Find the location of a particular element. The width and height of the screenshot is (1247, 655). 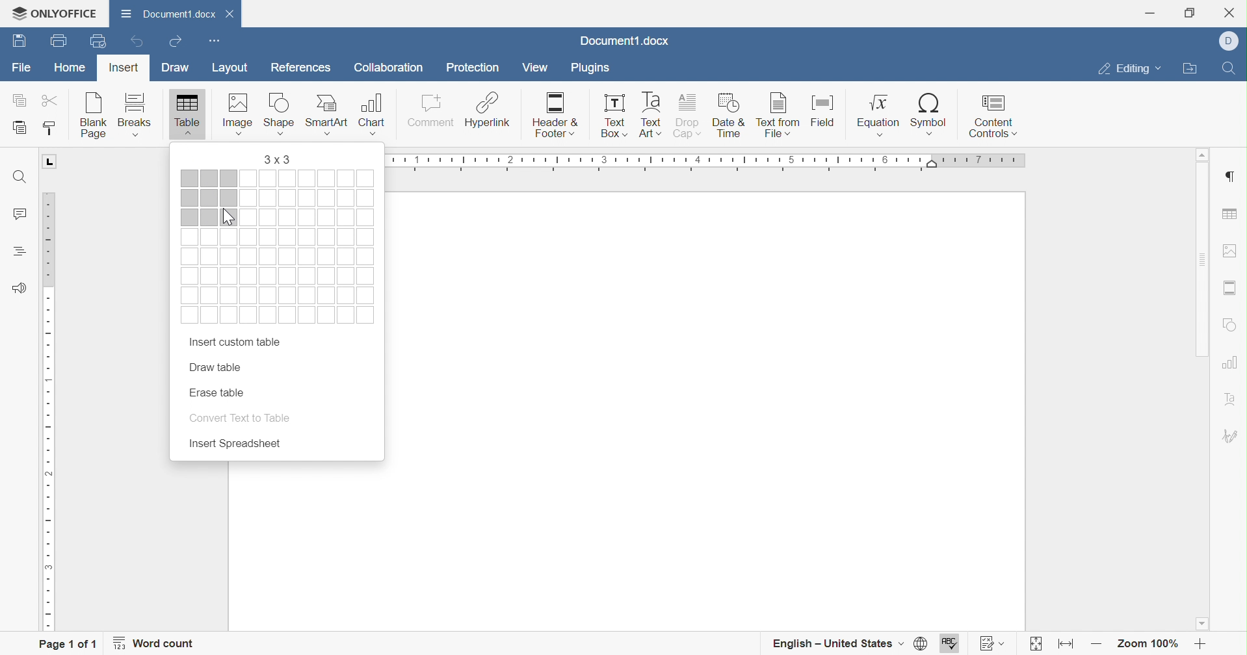

Collaboration is located at coordinates (387, 67).